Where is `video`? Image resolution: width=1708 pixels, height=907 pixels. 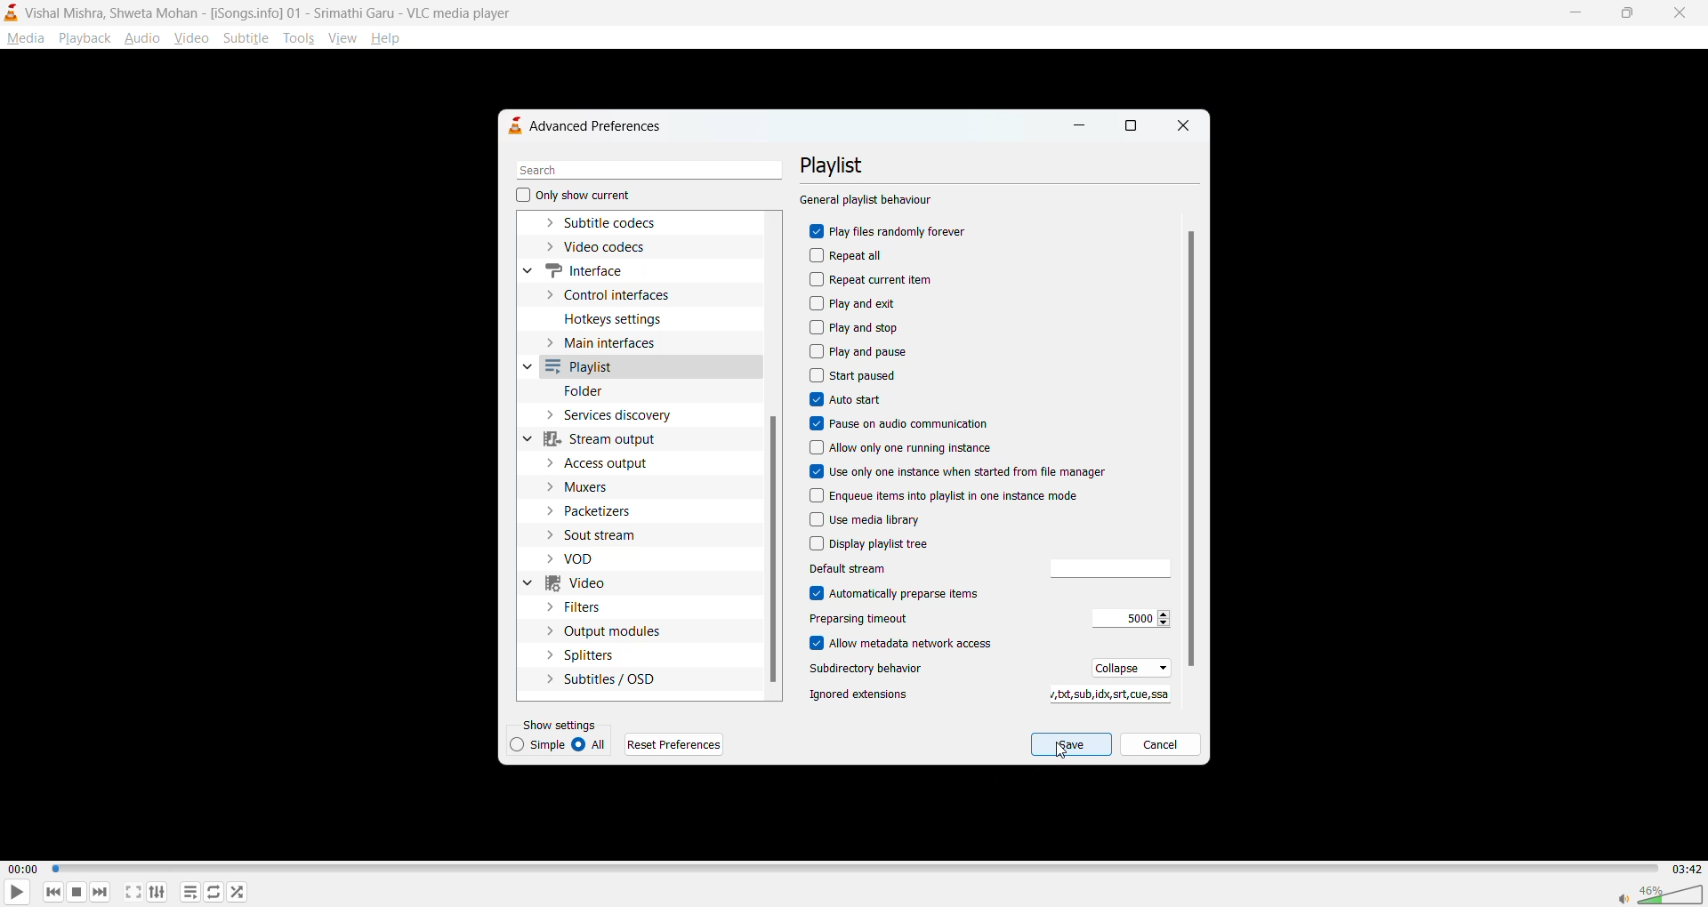
video is located at coordinates (193, 37).